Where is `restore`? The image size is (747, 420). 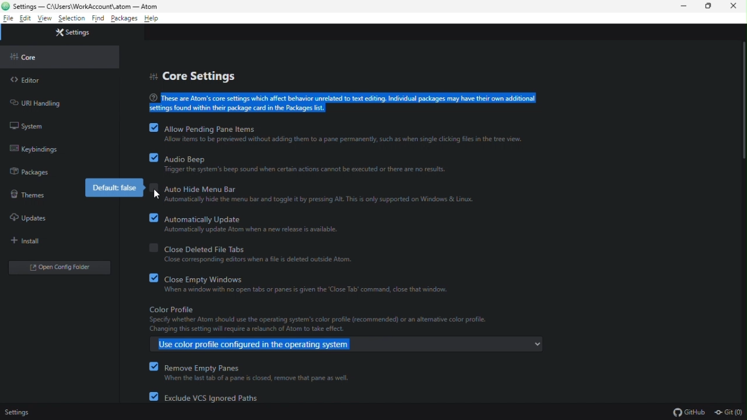
restore is located at coordinates (708, 6).